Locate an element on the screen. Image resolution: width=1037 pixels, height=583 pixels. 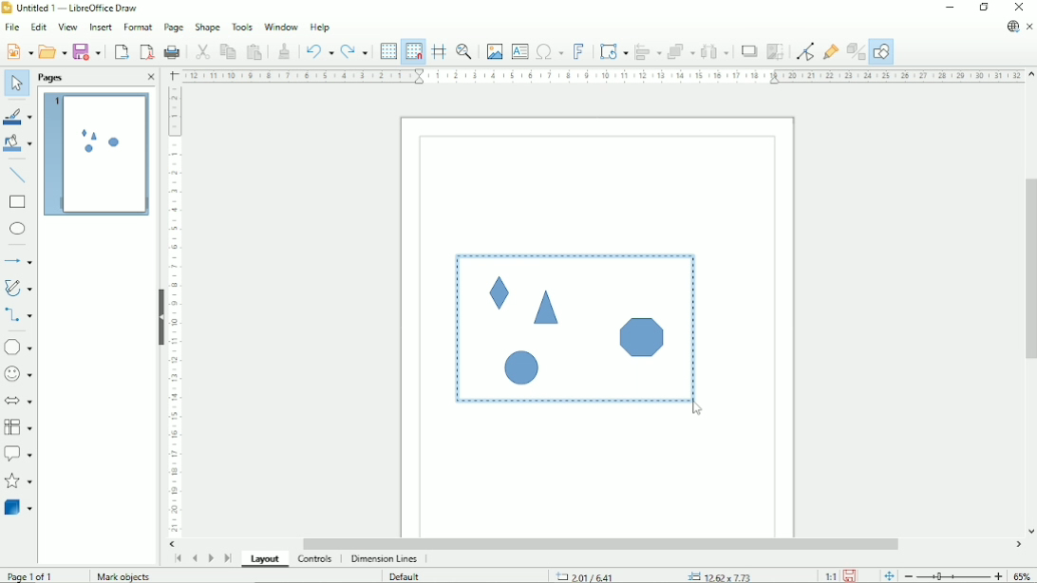
Horizontal scale is located at coordinates (602, 75).